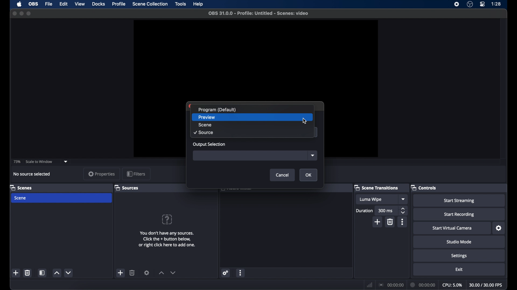 Image resolution: width=517 pixels, height=290 pixels. What do you see at coordinates (69, 273) in the screenshot?
I see `decrement` at bounding box center [69, 273].